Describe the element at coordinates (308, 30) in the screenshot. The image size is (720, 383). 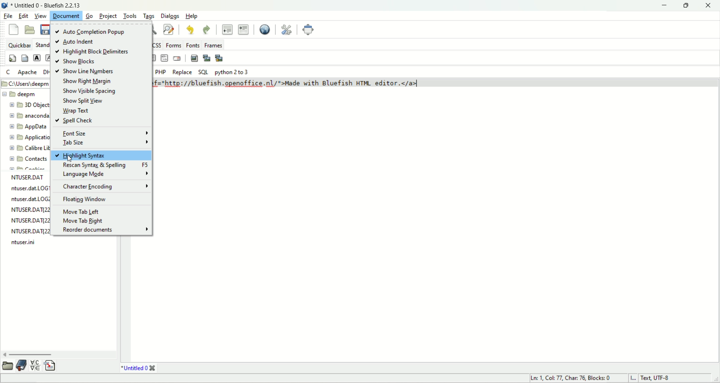
I see `fullscreen` at that location.